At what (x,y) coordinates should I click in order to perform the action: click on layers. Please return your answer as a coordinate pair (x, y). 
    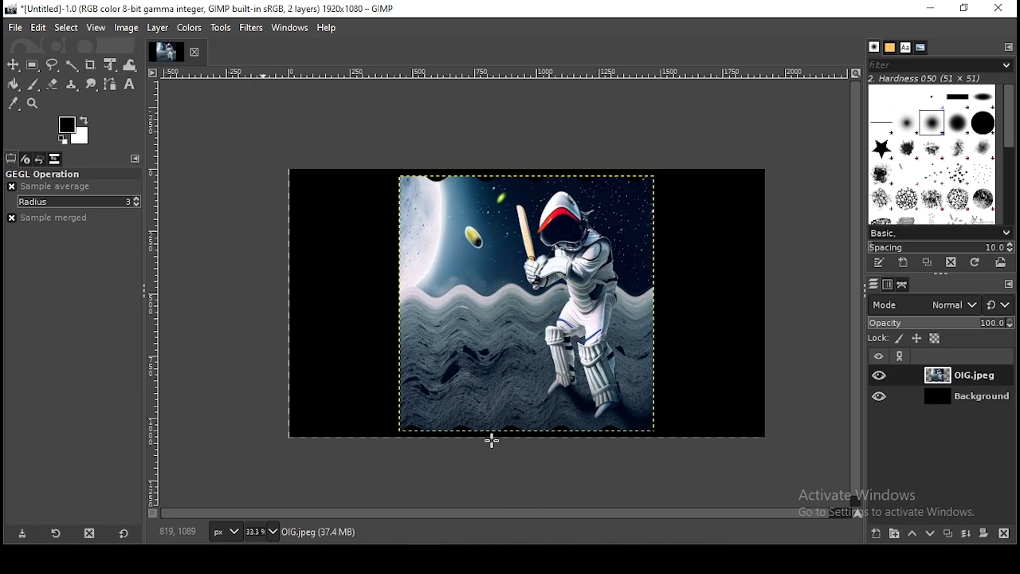
    Looking at the image, I should click on (873, 285).